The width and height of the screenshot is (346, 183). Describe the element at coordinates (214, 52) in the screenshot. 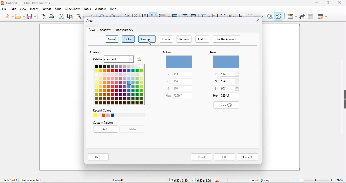

I see `new` at that location.